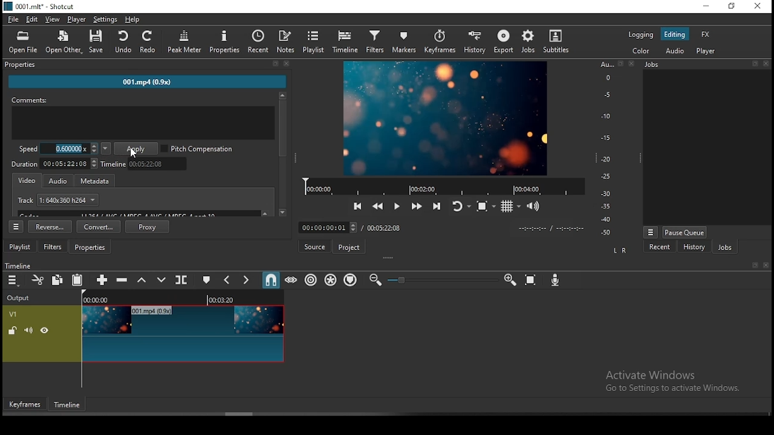 The width and height of the screenshot is (774, 435). What do you see at coordinates (146, 227) in the screenshot?
I see `proxy` at bounding box center [146, 227].